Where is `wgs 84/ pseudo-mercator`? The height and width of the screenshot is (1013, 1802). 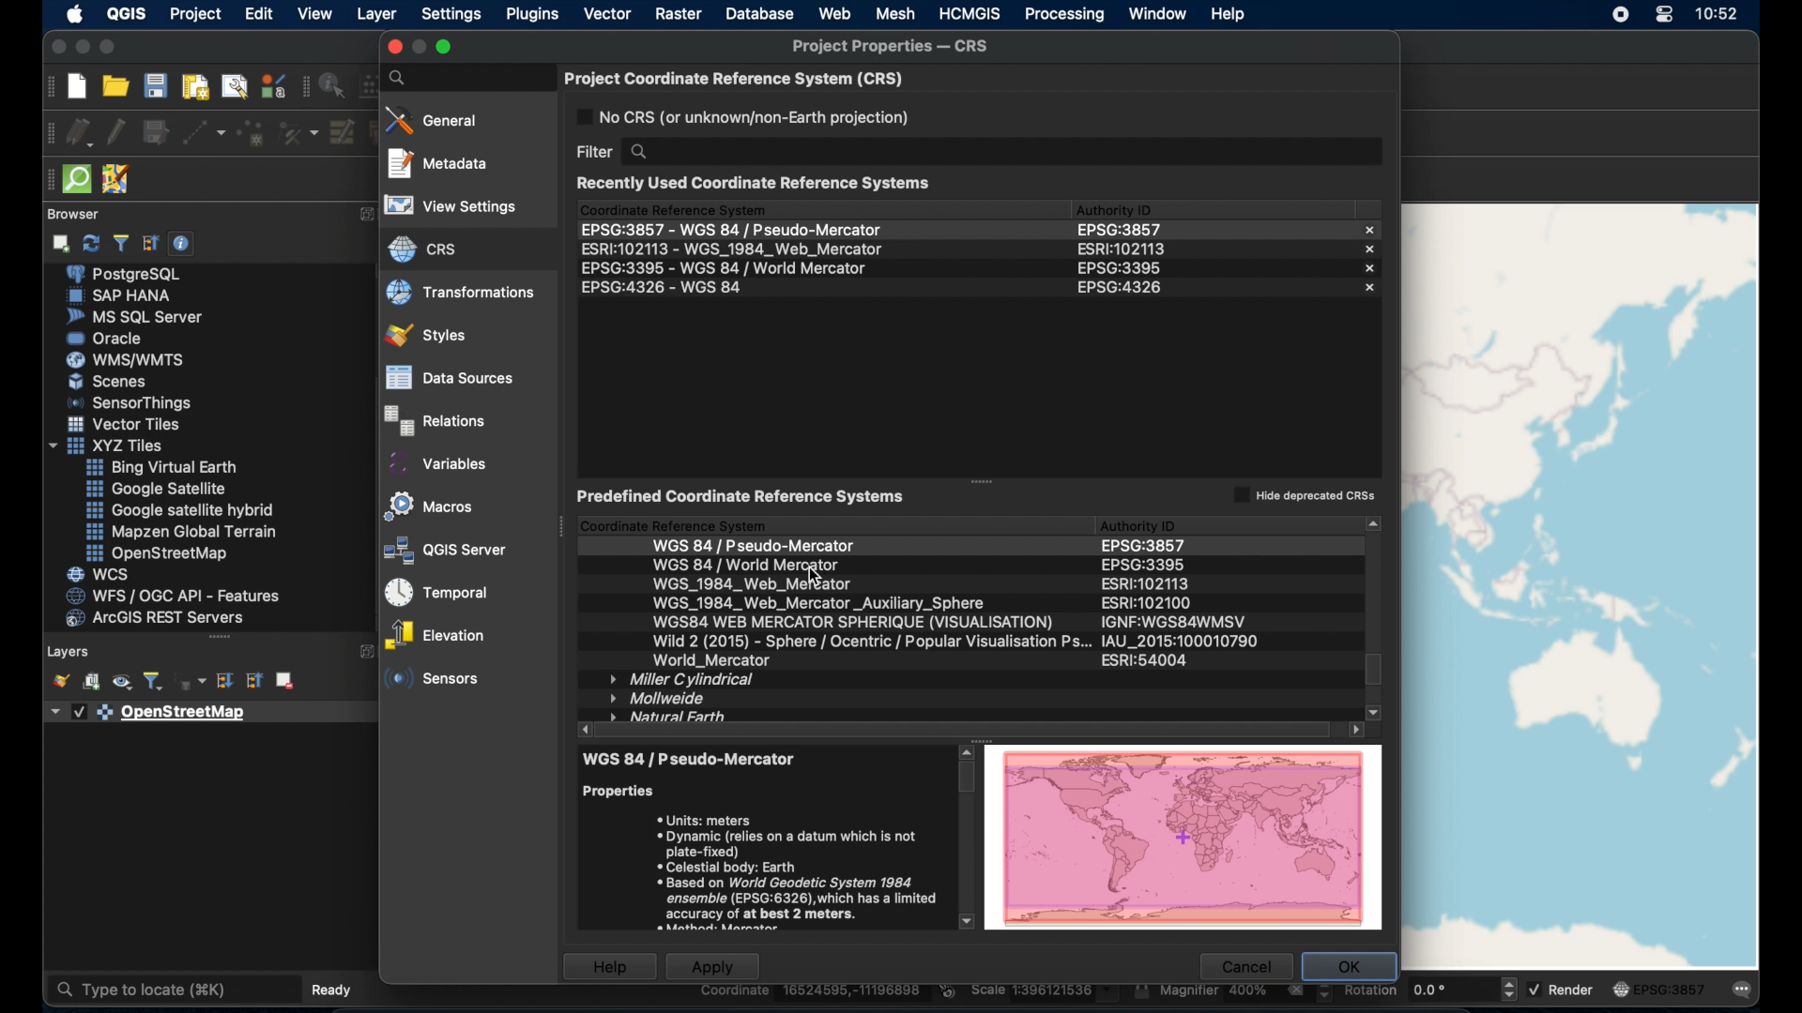 wgs 84/ pseudo-mercator is located at coordinates (758, 546).